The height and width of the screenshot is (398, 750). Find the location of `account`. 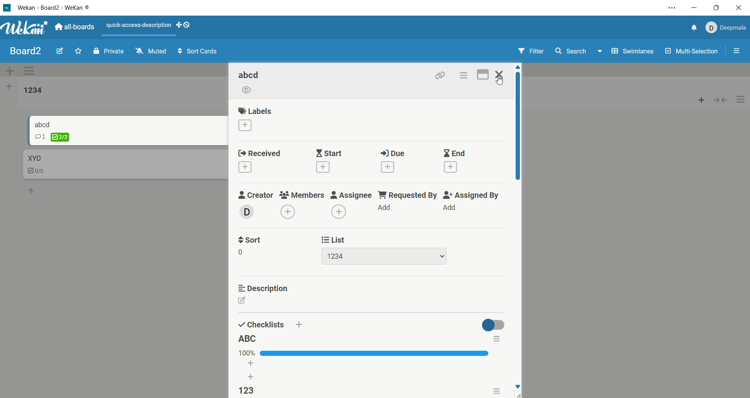

account is located at coordinates (727, 28).